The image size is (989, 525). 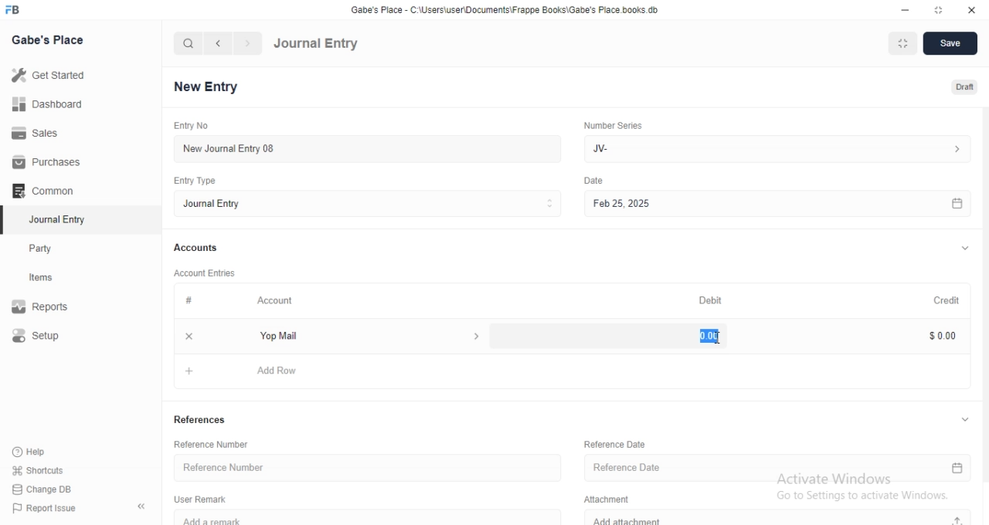 What do you see at coordinates (193, 181) in the screenshot?
I see `Entry Type` at bounding box center [193, 181].